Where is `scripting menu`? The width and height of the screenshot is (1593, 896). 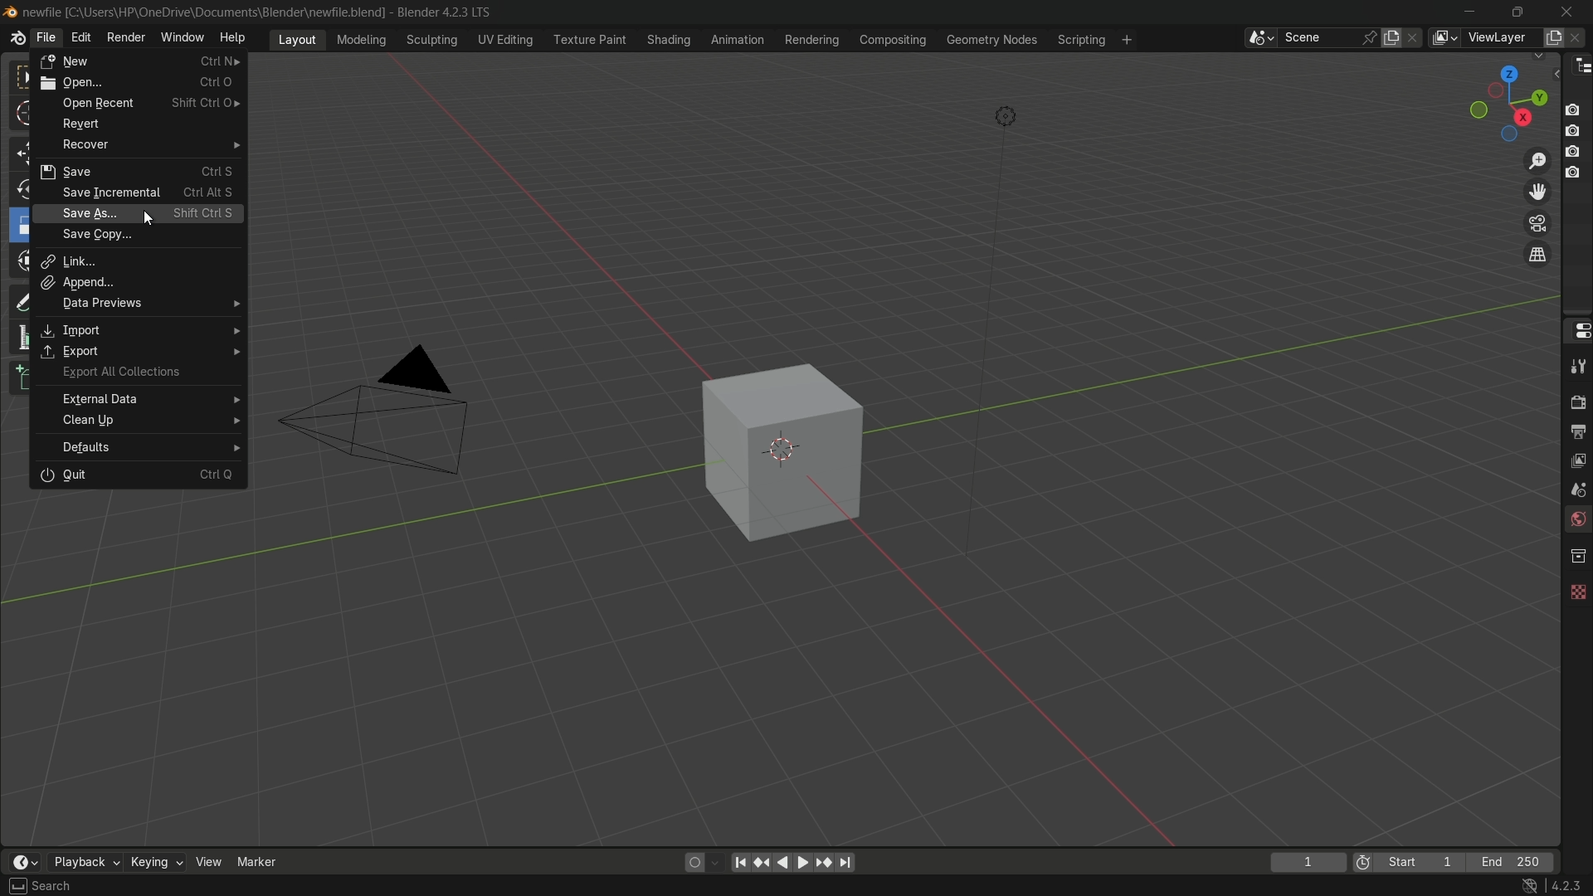
scripting menu is located at coordinates (1079, 40).